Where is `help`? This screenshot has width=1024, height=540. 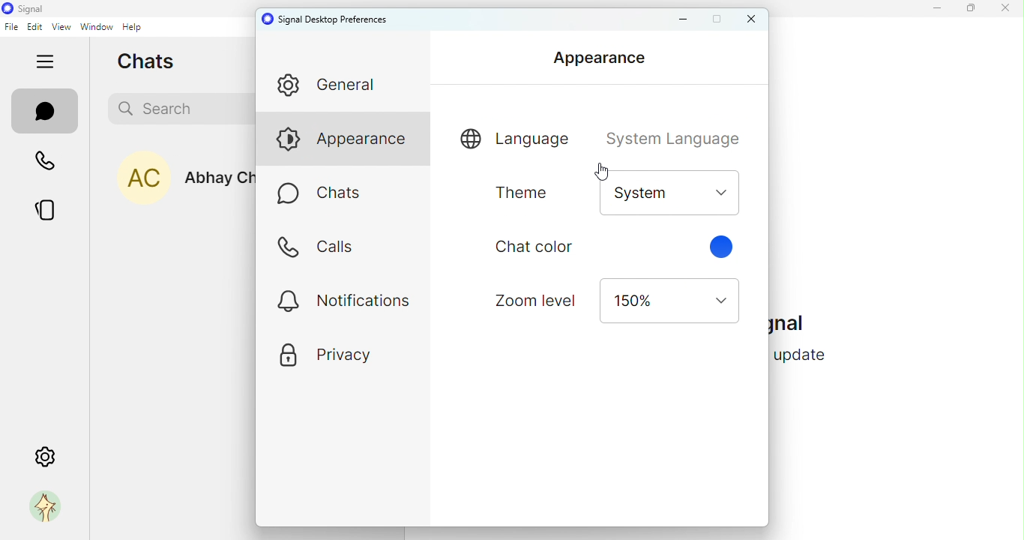
help is located at coordinates (133, 30).